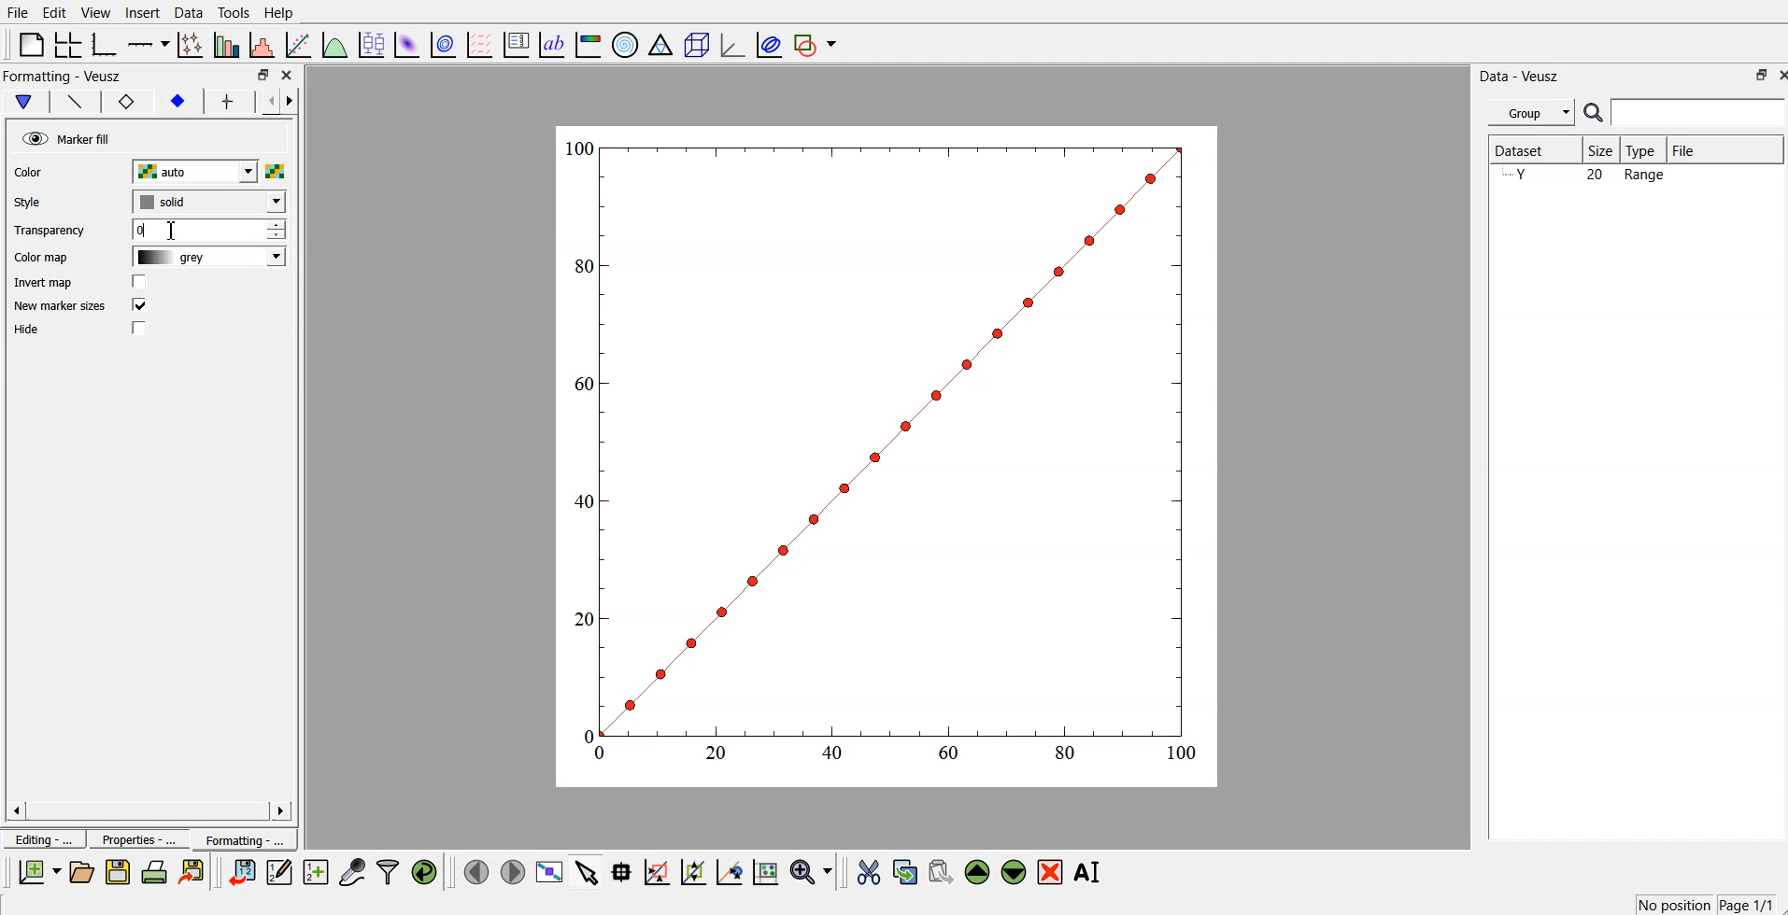 The height and width of the screenshot is (915, 1788). What do you see at coordinates (263, 75) in the screenshot?
I see `Min/Max` at bounding box center [263, 75].